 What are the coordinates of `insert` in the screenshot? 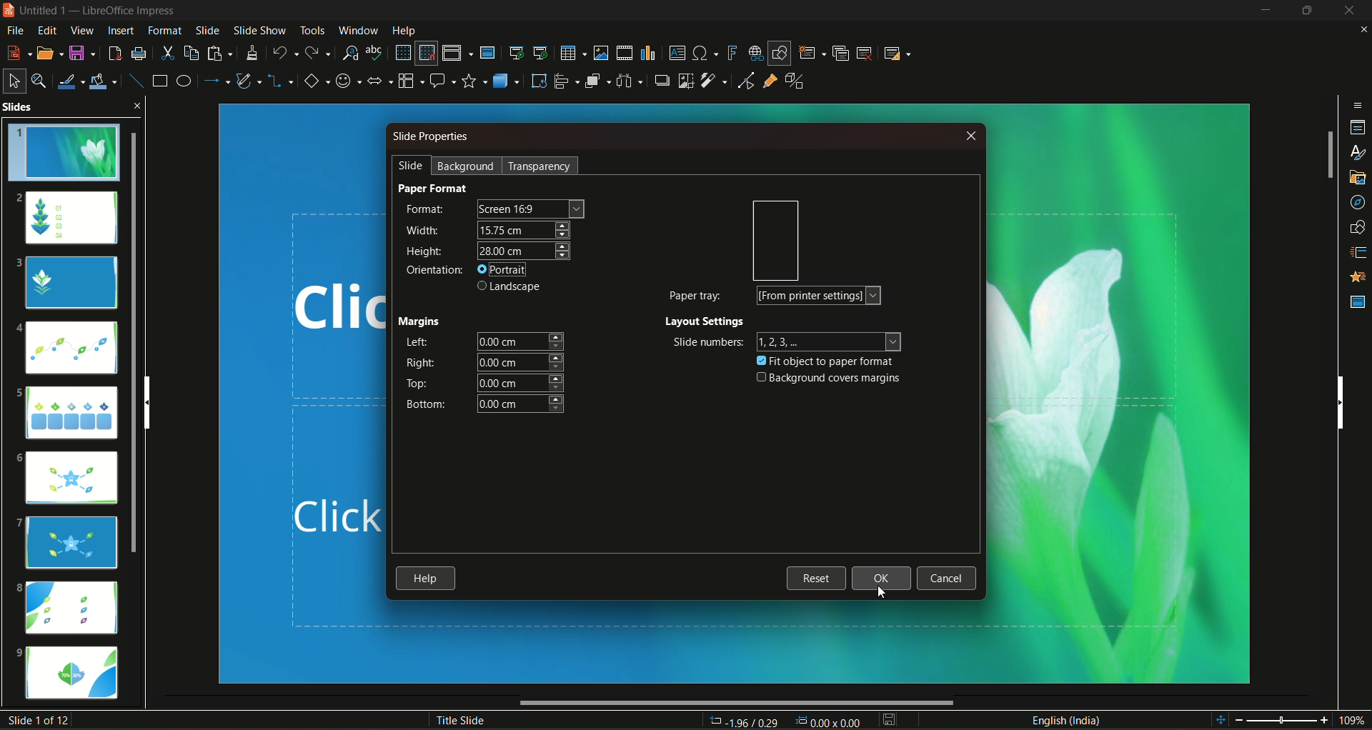 It's located at (119, 30).